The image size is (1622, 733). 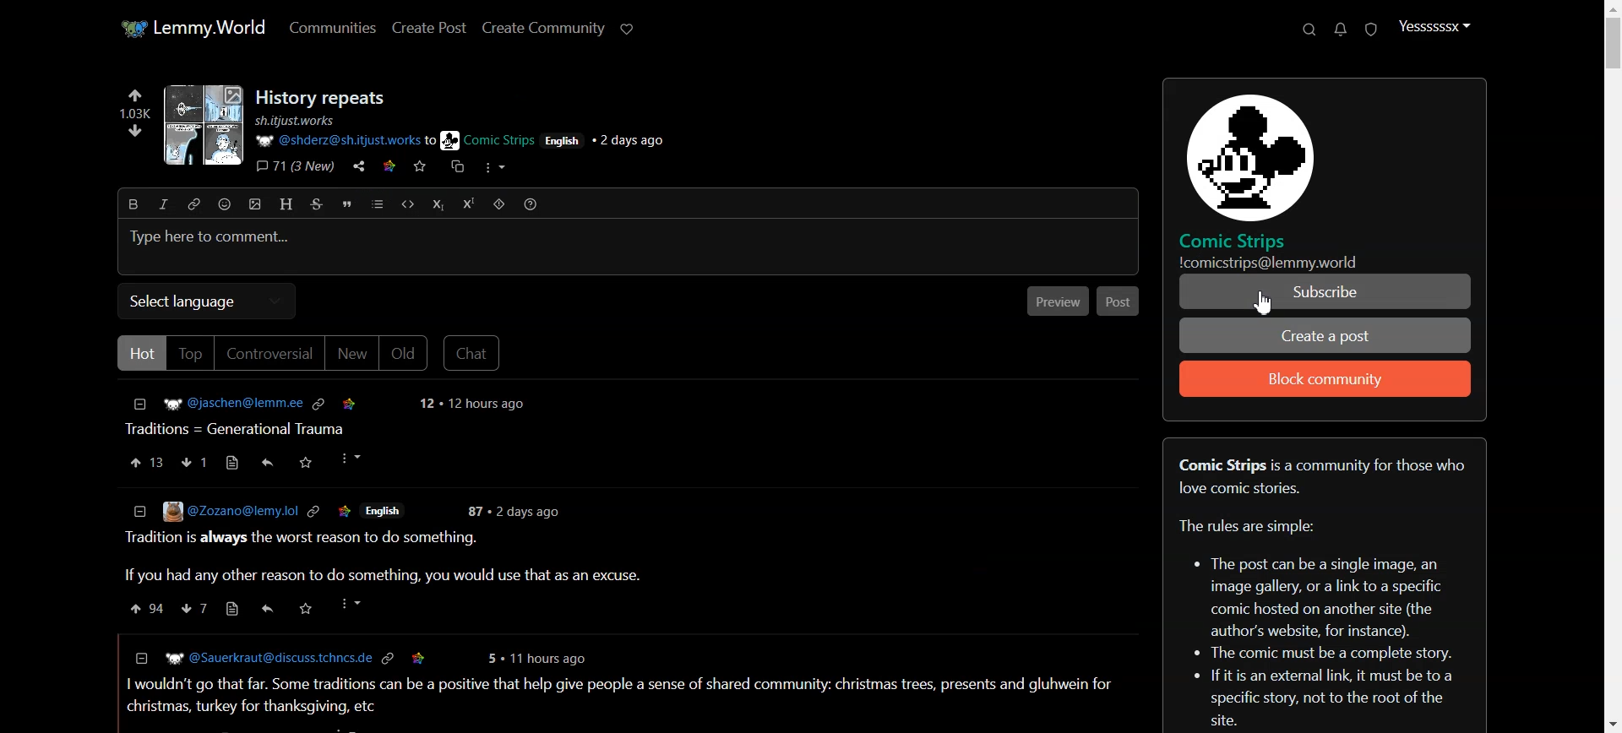 I want to click on Select language, so click(x=207, y=301).